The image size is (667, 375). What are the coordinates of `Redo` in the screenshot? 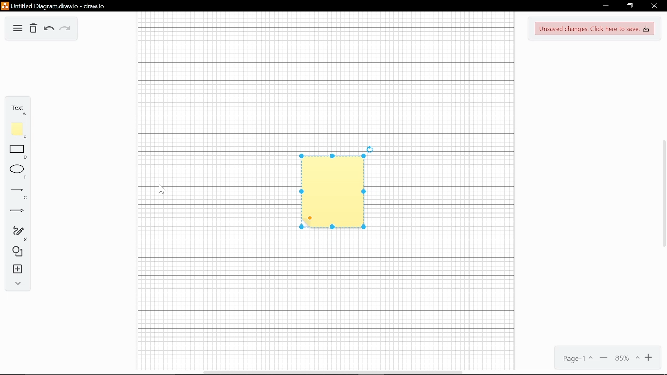 It's located at (66, 29).